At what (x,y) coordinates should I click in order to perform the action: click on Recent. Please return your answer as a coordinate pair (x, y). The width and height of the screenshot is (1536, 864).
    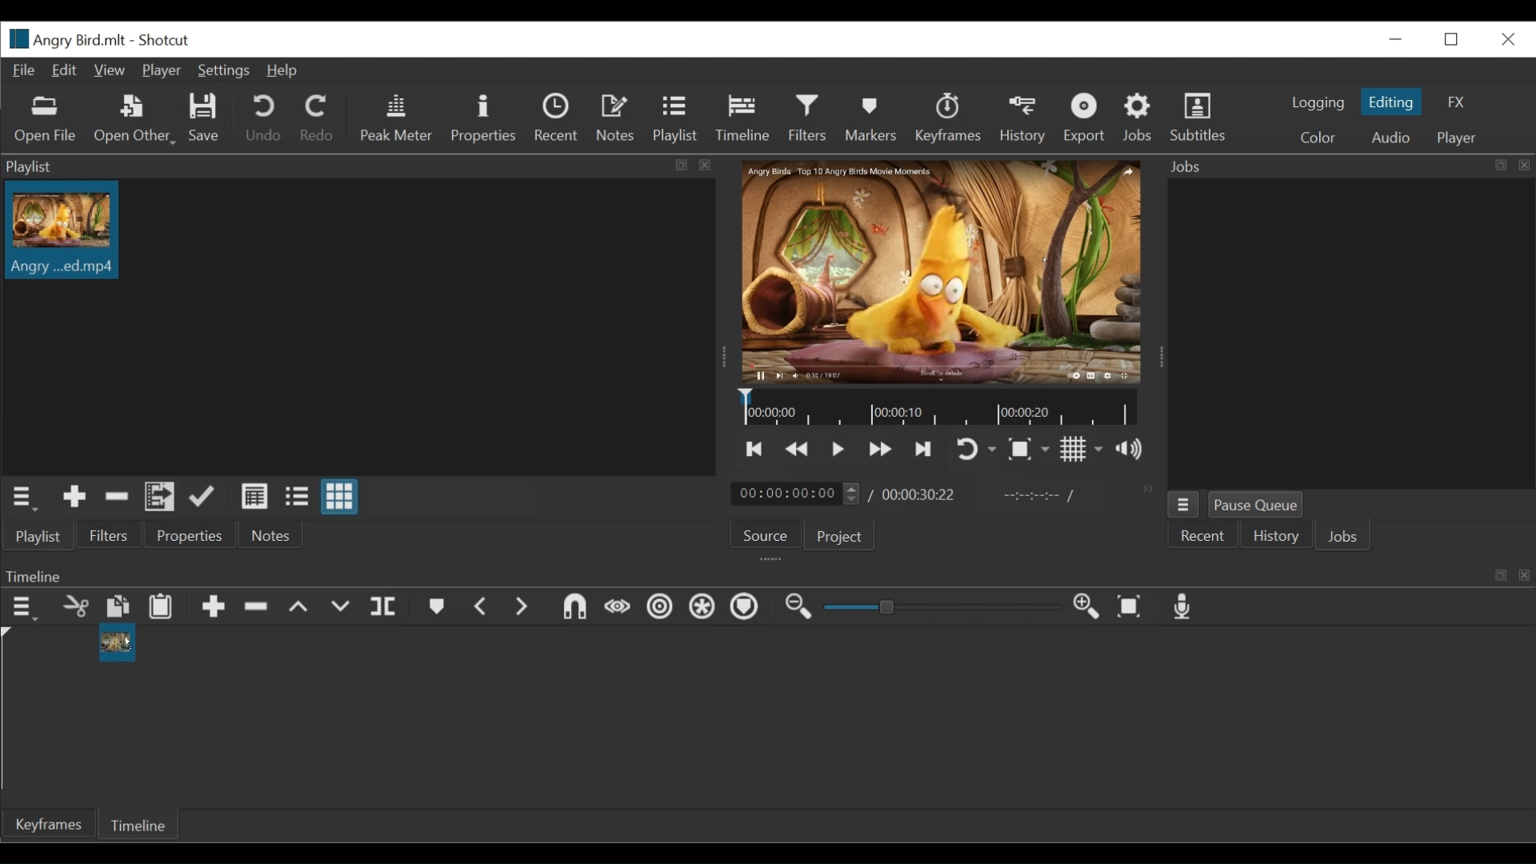
    Looking at the image, I should click on (1203, 536).